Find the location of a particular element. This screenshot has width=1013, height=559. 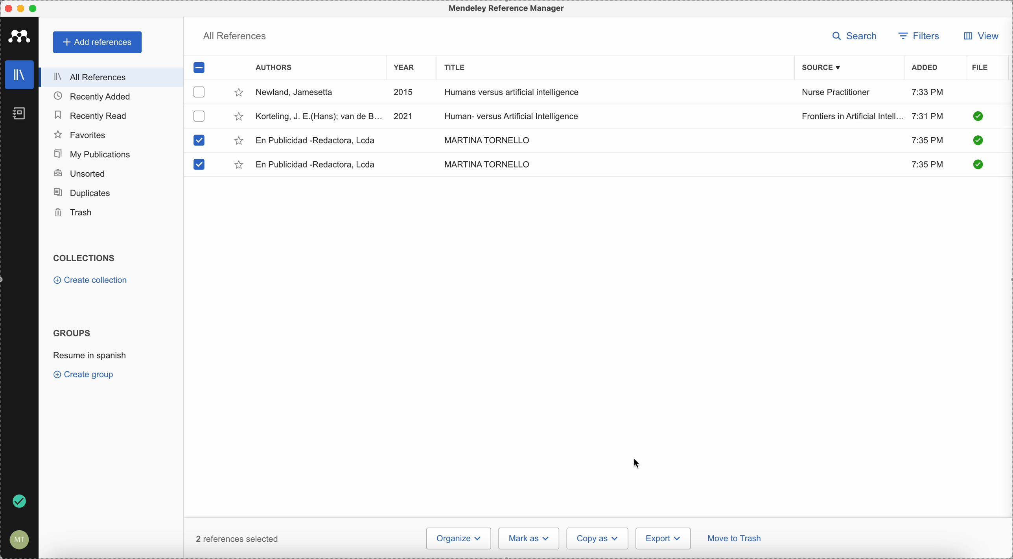

organize is located at coordinates (458, 539).